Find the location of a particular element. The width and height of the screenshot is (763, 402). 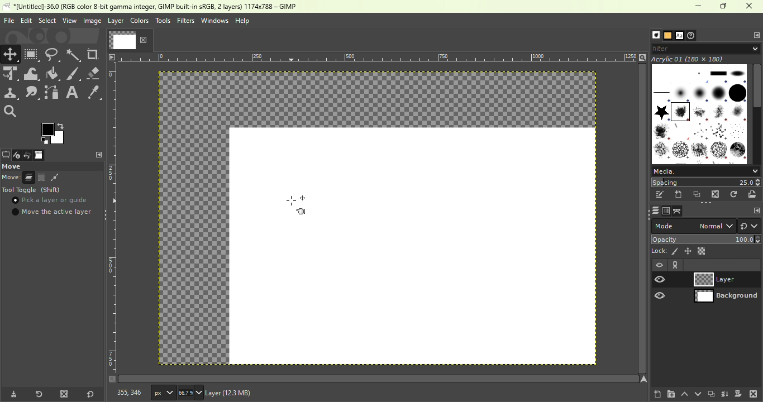

Zoom image is located at coordinates (642, 56).